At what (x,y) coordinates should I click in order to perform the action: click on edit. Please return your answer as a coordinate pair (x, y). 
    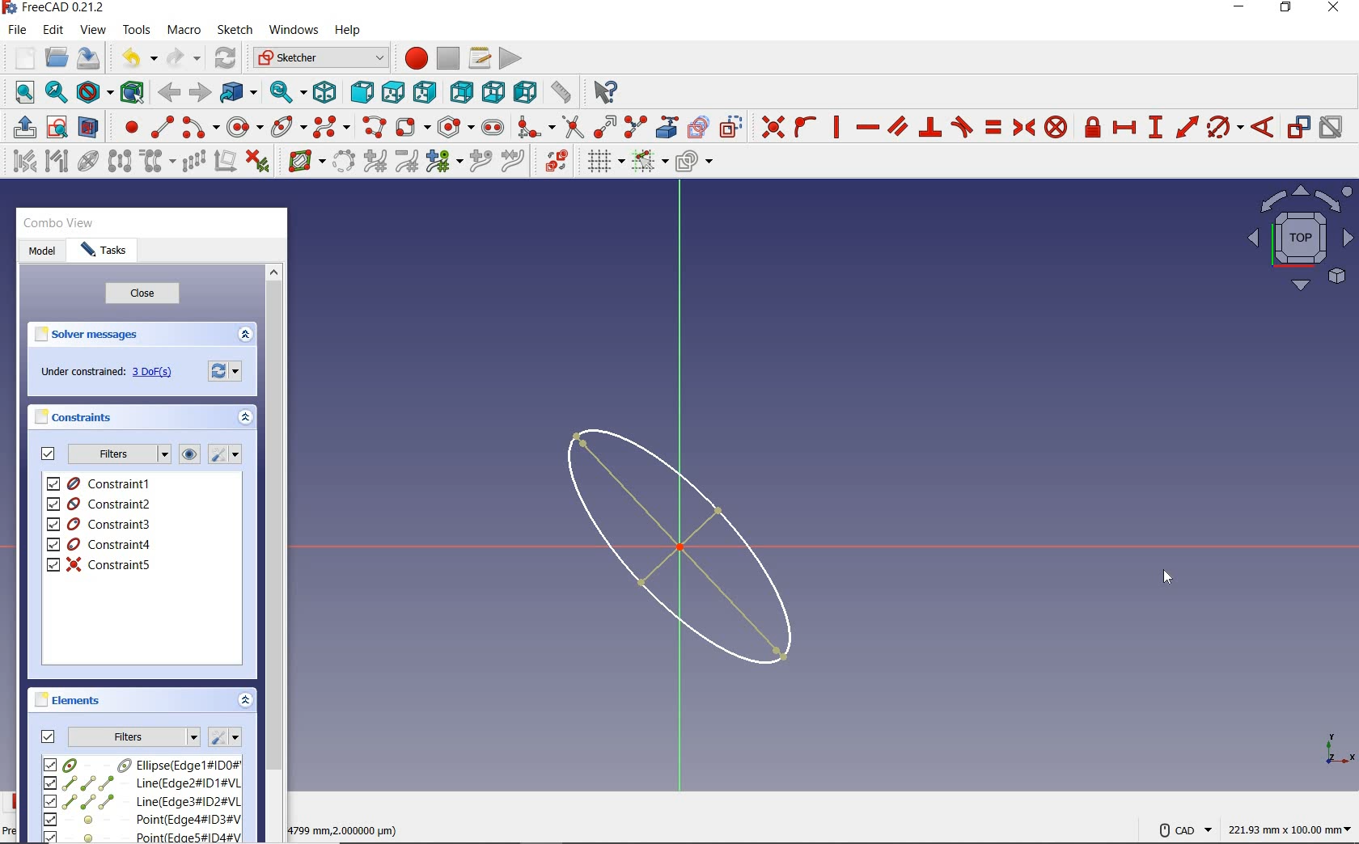
    Looking at the image, I should click on (53, 31).